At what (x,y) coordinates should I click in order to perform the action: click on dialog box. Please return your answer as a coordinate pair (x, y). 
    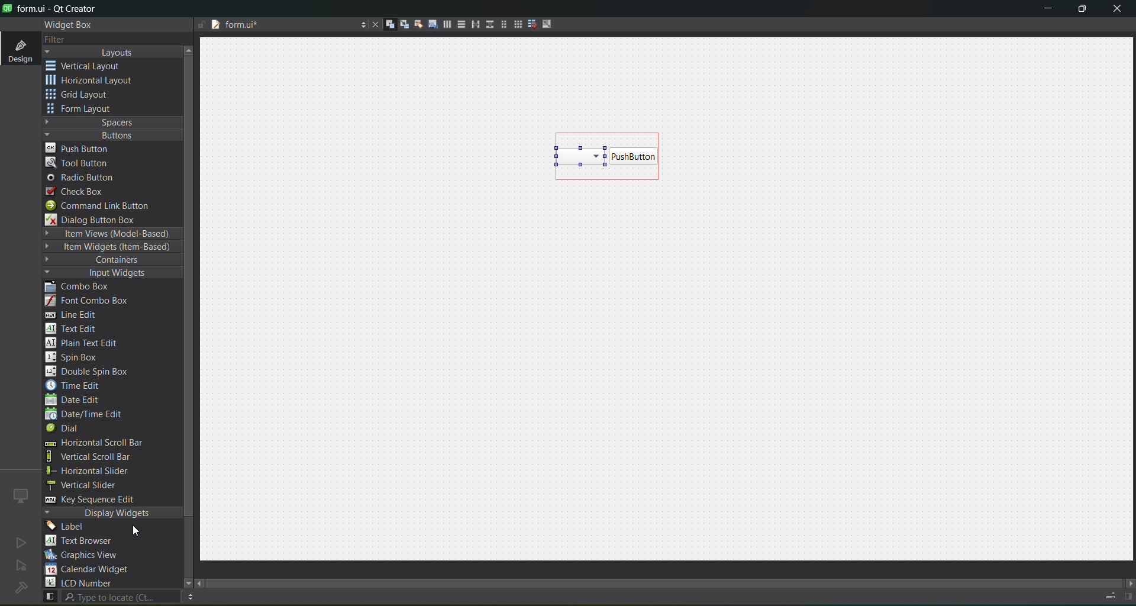
    Looking at the image, I should click on (99, 220).